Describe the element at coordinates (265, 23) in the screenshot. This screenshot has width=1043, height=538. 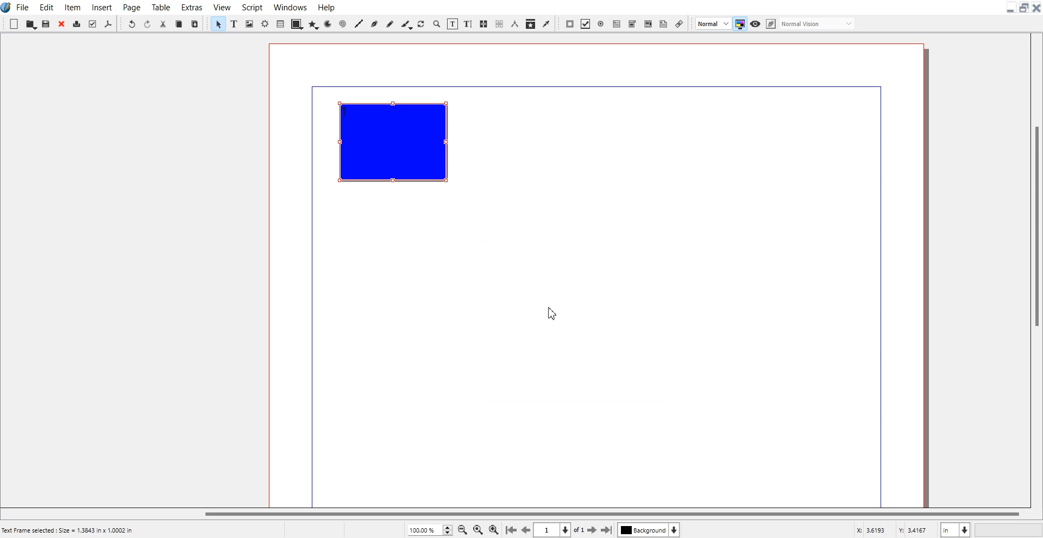
I see `Render frame` at that location.